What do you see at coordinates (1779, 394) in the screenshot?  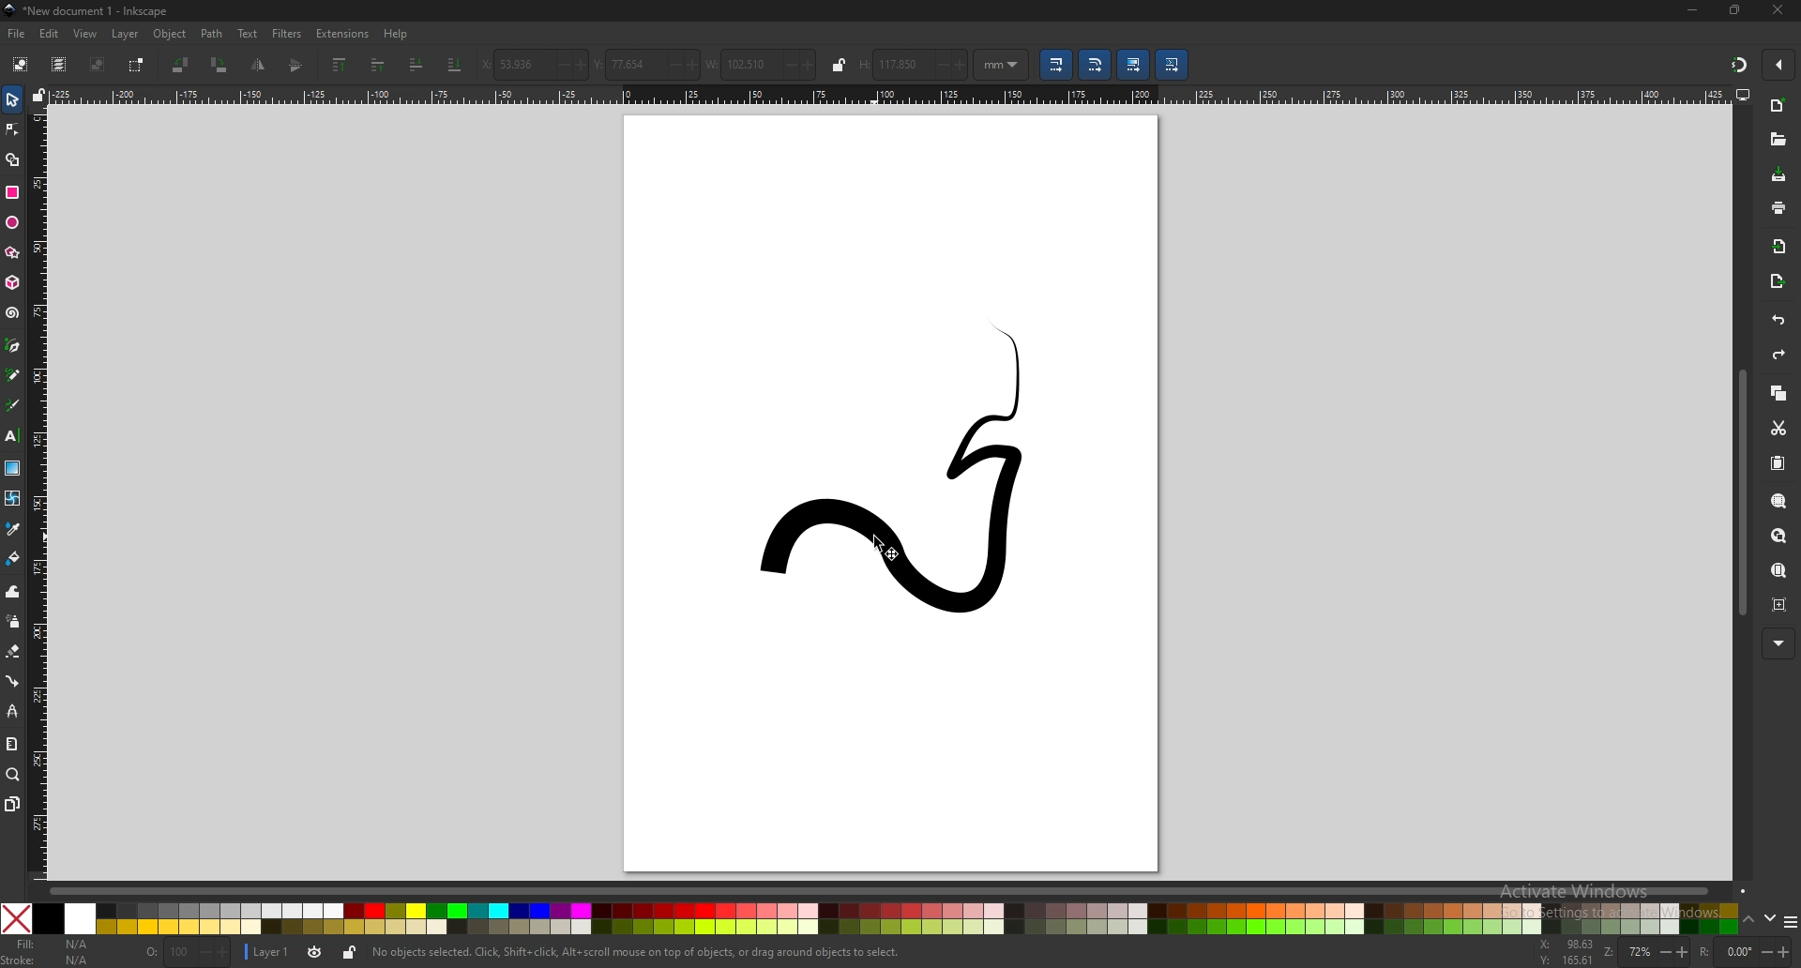 I see `copy` at bounding box center [1779, 394].